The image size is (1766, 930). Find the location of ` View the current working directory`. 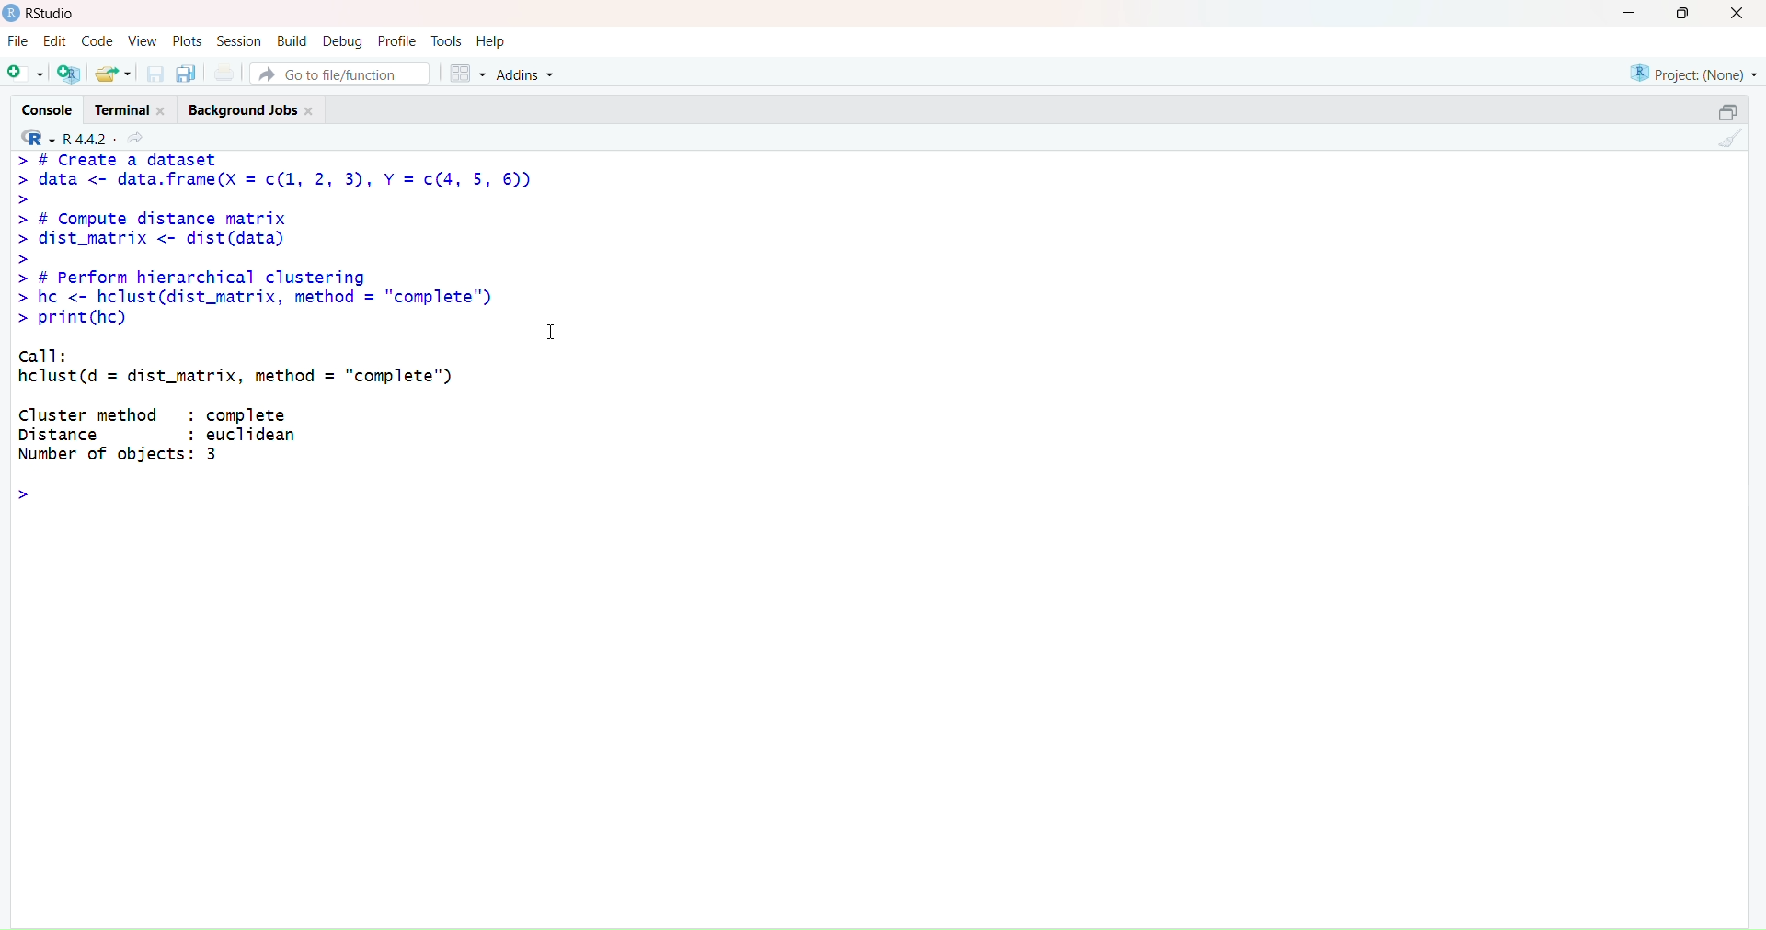

 View the current working directory is located at coordinates (140, 137).